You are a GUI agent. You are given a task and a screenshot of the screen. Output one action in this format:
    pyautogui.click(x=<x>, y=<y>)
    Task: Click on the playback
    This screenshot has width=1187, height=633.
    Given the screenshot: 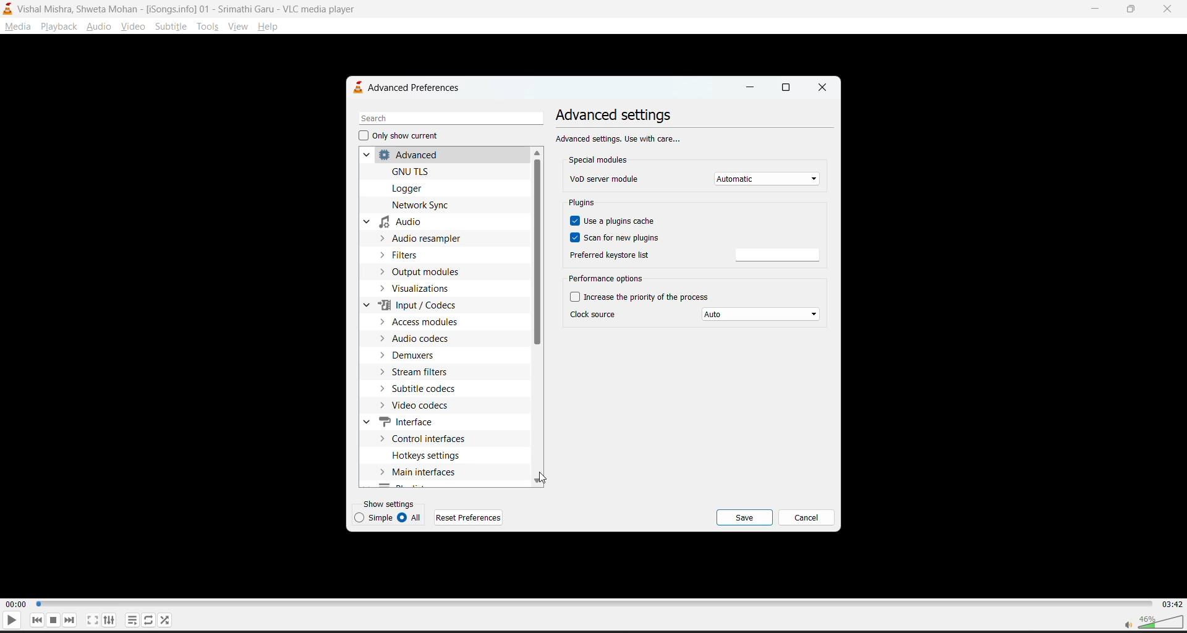 What is the action you would take?
    pyautogui.click(x=60, y=27)
    